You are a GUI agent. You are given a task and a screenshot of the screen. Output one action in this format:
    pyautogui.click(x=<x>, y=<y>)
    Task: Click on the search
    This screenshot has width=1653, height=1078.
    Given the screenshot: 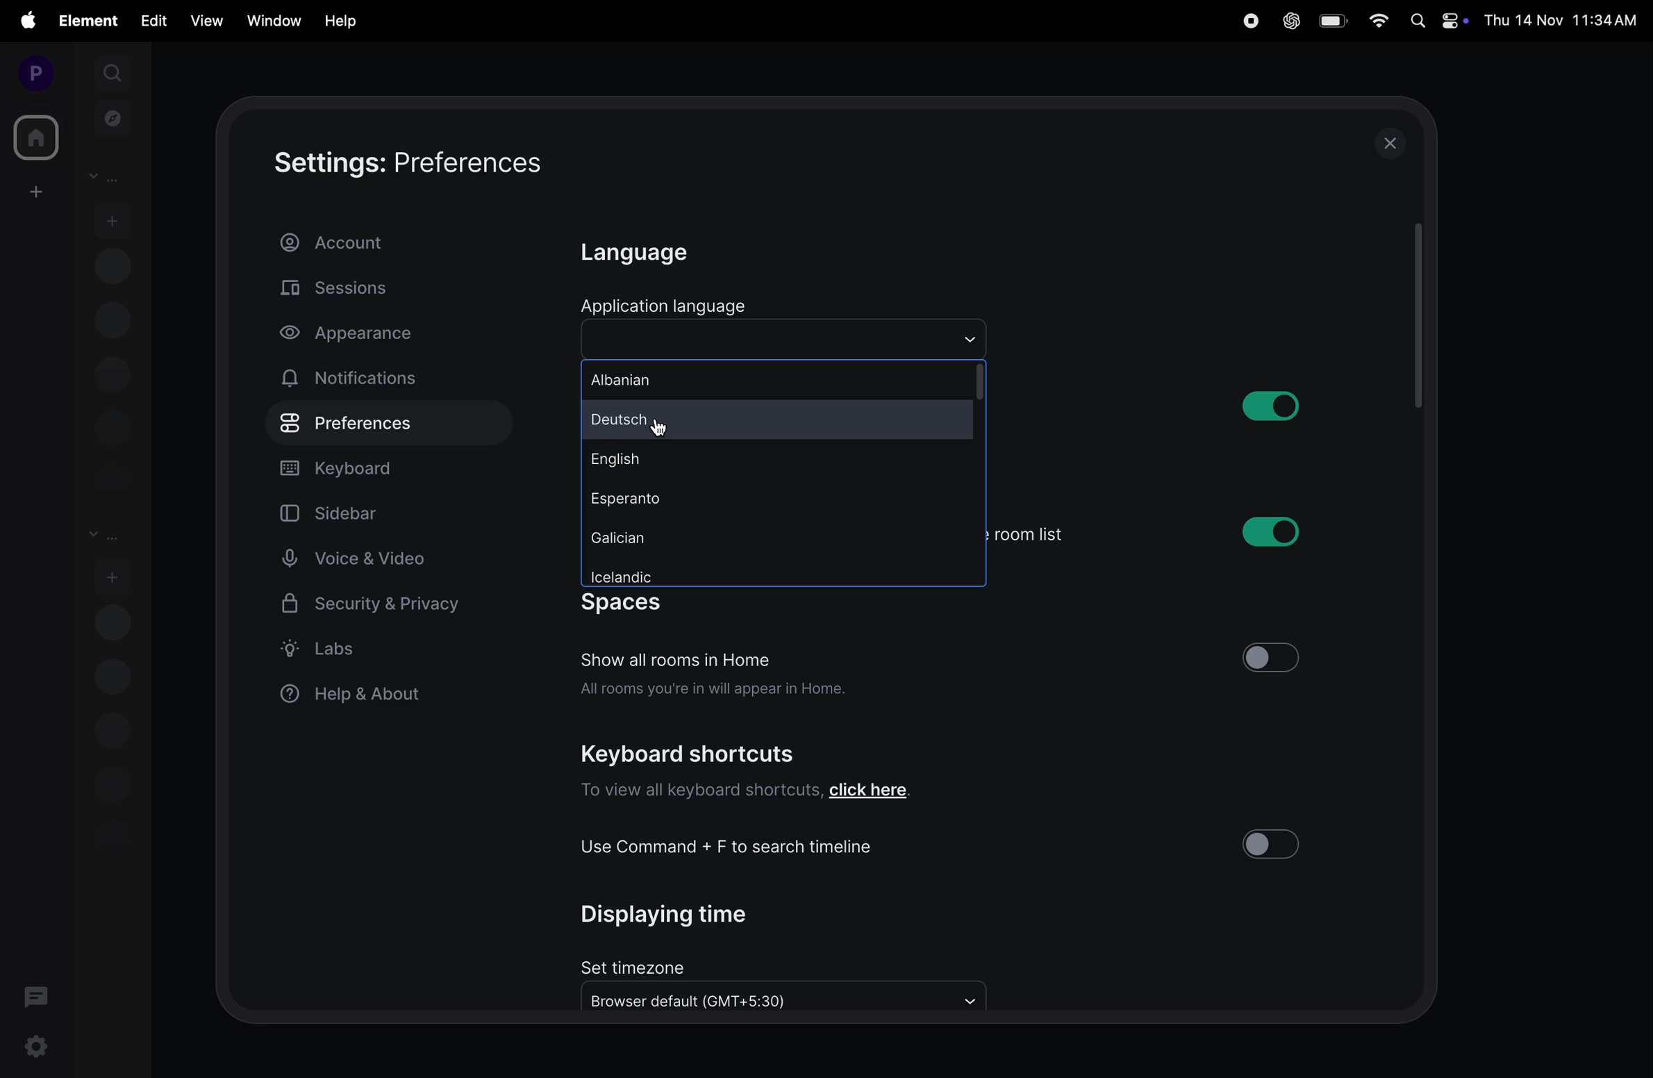 What is the action you would take?
    pyautogui.click(x=112, y=72)
    